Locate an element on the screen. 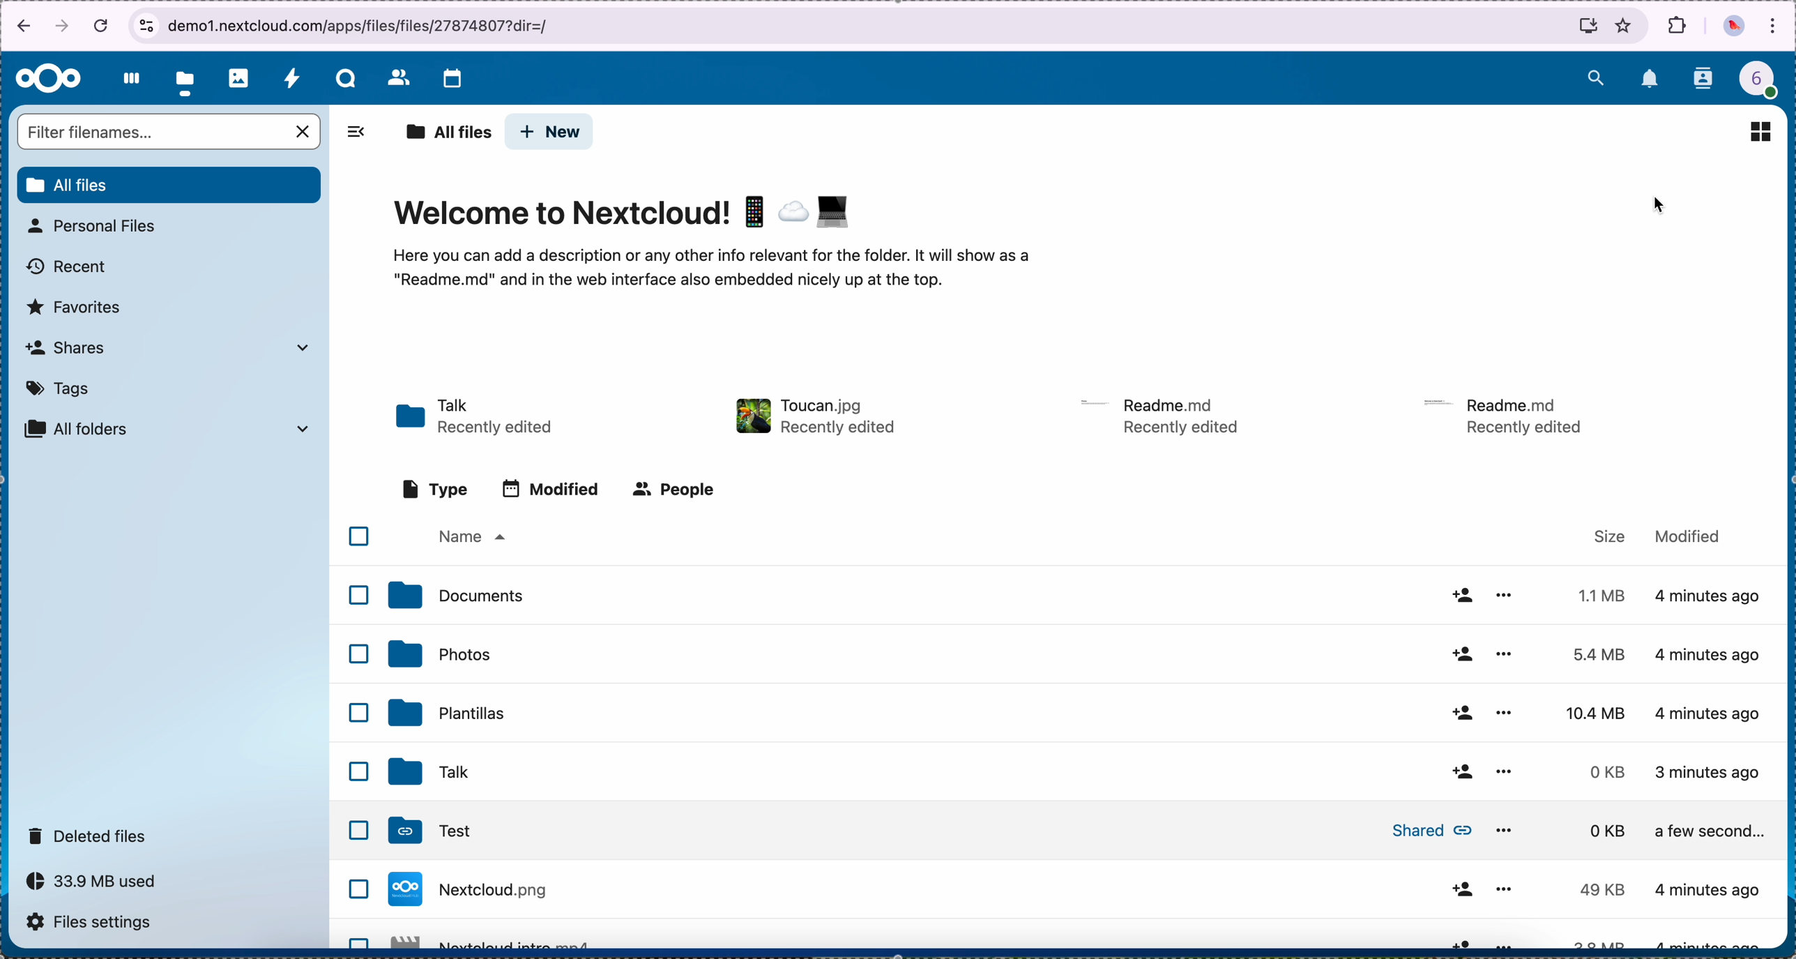 The width and height of the screenshot is (1796, 959). deleted files is located at coordinates (90, 835).